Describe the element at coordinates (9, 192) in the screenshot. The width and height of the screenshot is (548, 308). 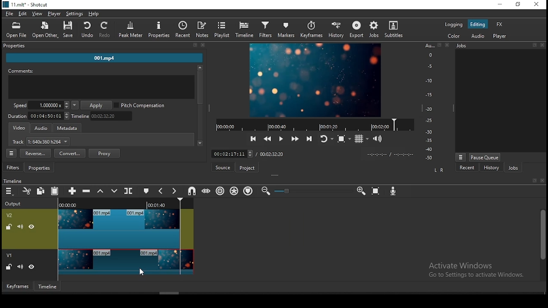
I see `timeline menu` at that location.